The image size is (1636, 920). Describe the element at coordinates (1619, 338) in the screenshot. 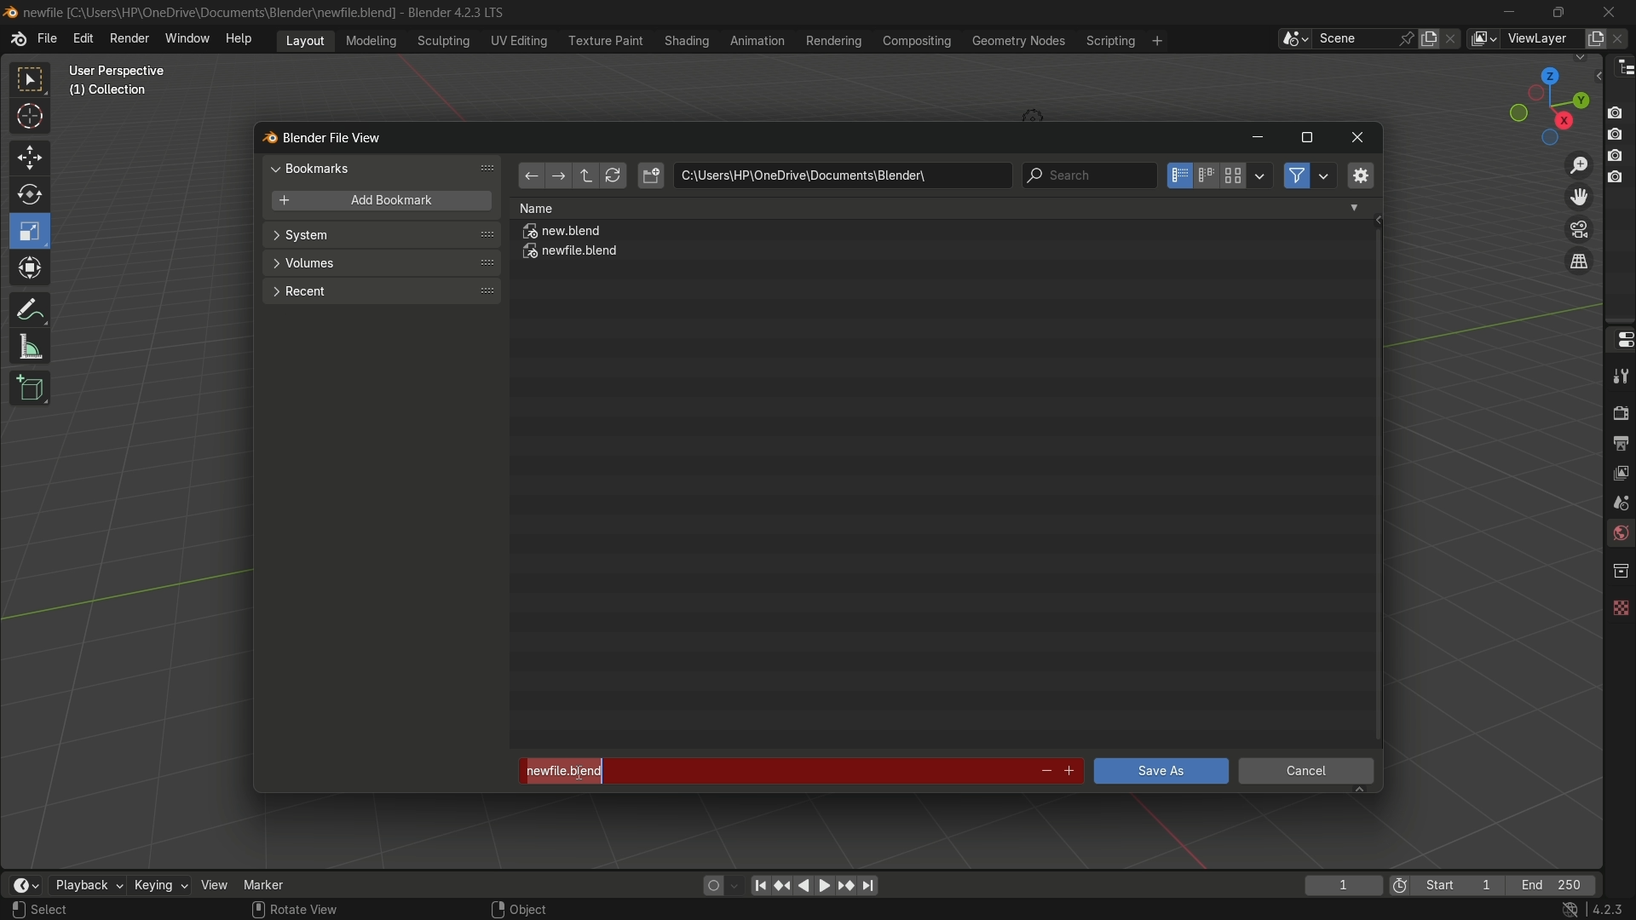

I see `properties` at that location.